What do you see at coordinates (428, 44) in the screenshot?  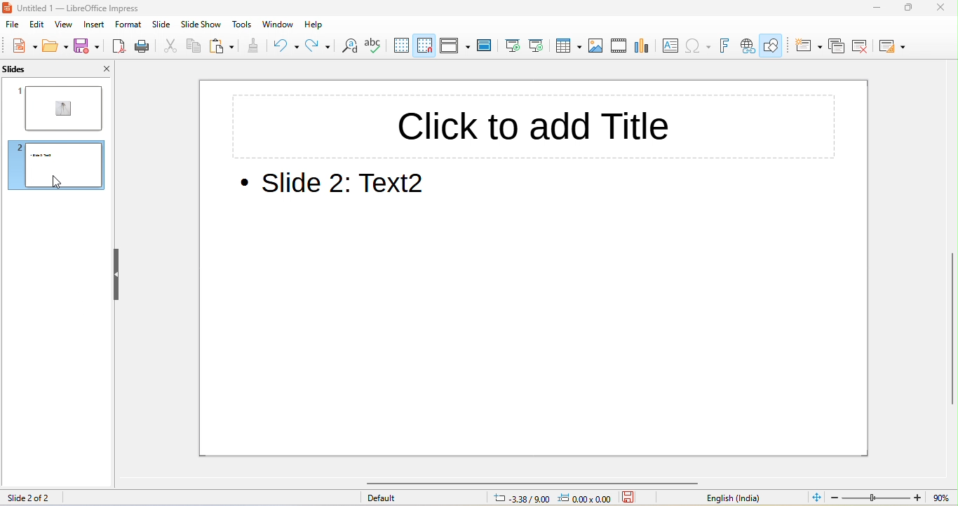 I see `snap to grid` at bounding box center [428, 44].